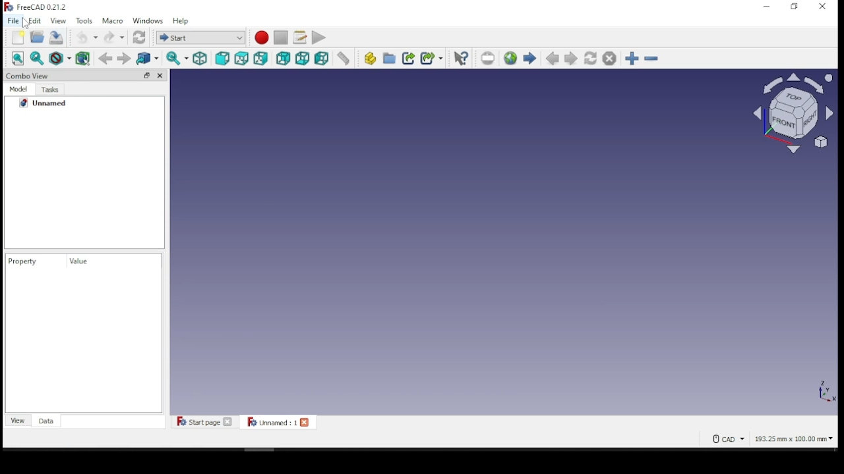 The height and width of the screenshot is (474, 844). What do you see at coordinates (765, 7) in the screenshot?
I see `minimize` at bounding box center [765, 7].